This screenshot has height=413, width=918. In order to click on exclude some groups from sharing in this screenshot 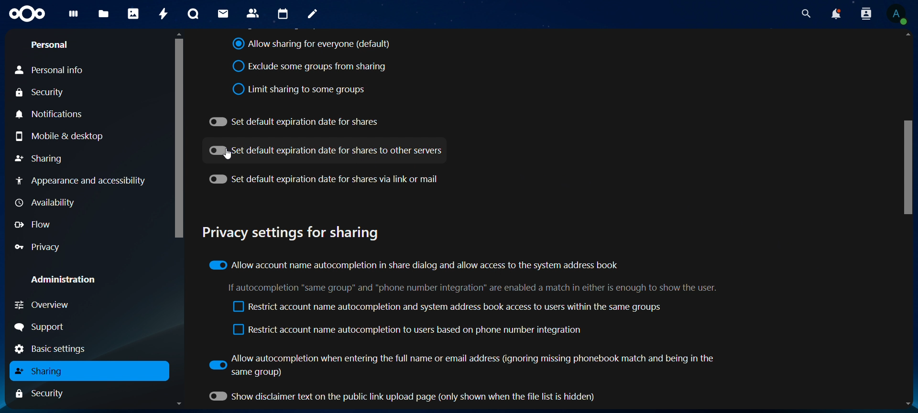, I will do `click(313, 66)`.